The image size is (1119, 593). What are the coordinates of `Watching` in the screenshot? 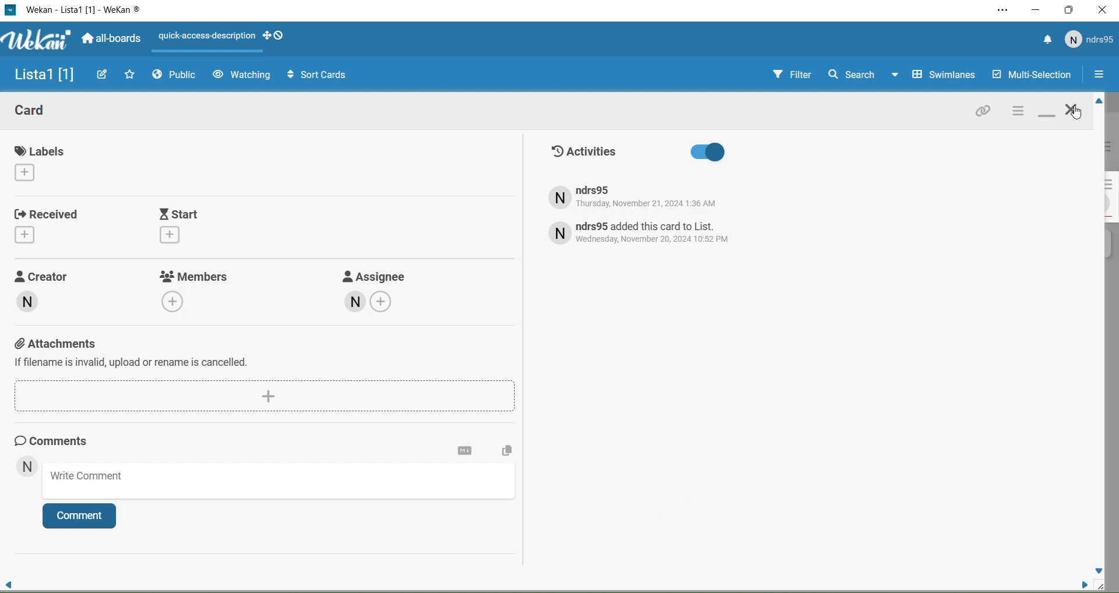 It's located at (241, 75).